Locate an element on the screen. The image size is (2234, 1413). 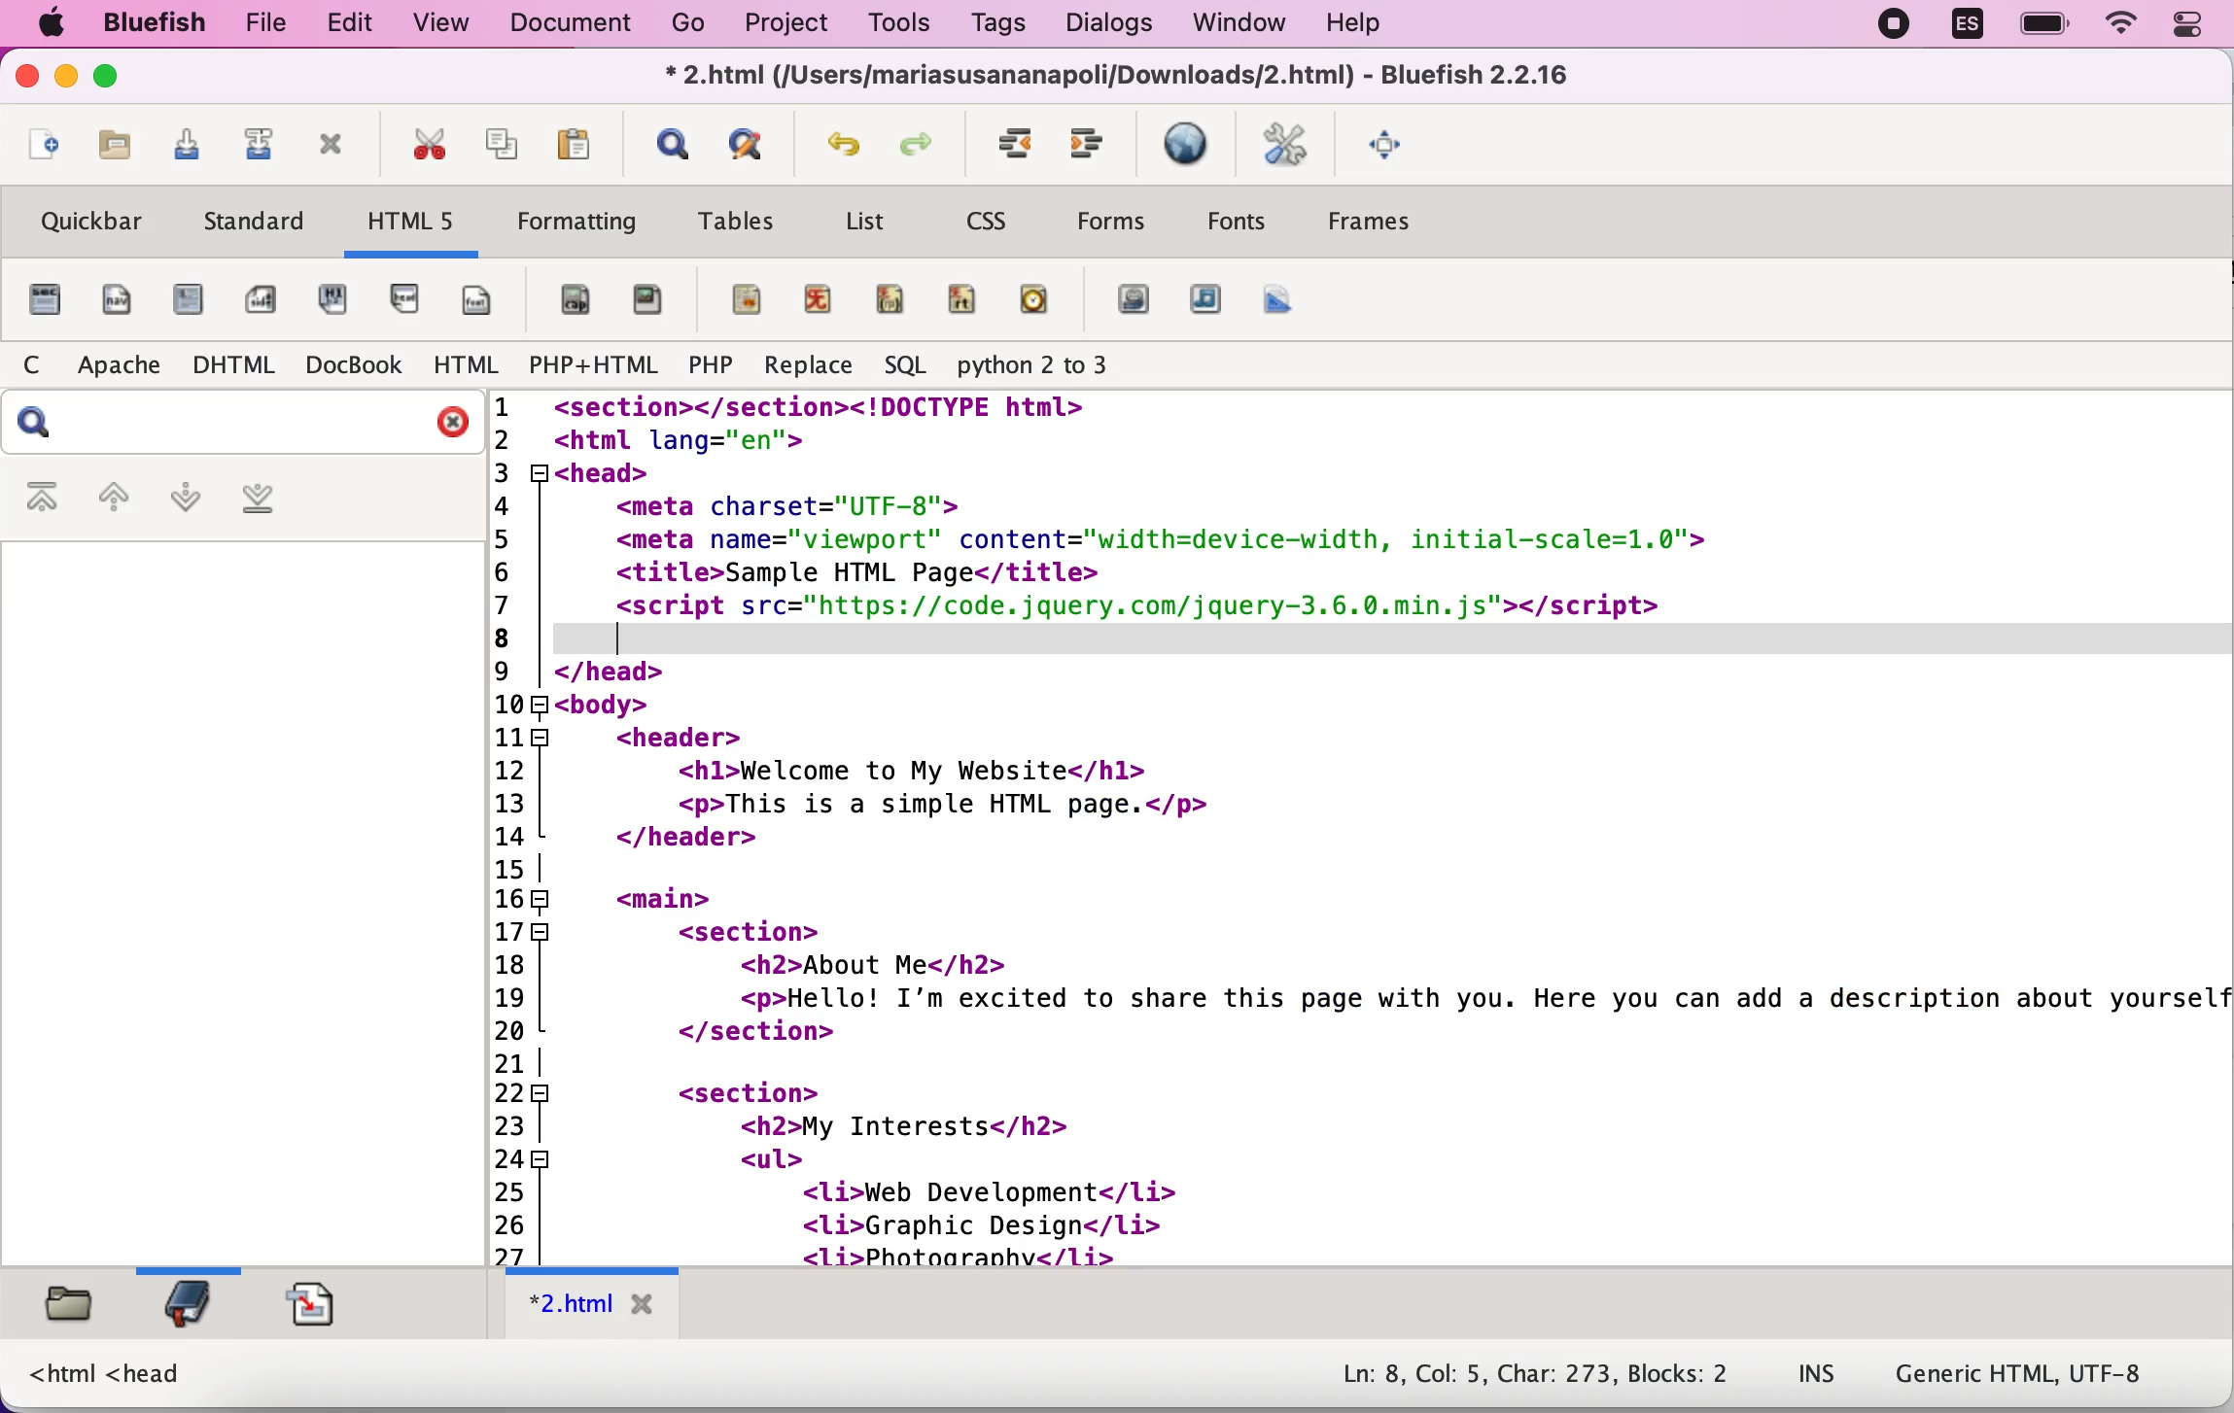
close is located at coordinates (26, 78).